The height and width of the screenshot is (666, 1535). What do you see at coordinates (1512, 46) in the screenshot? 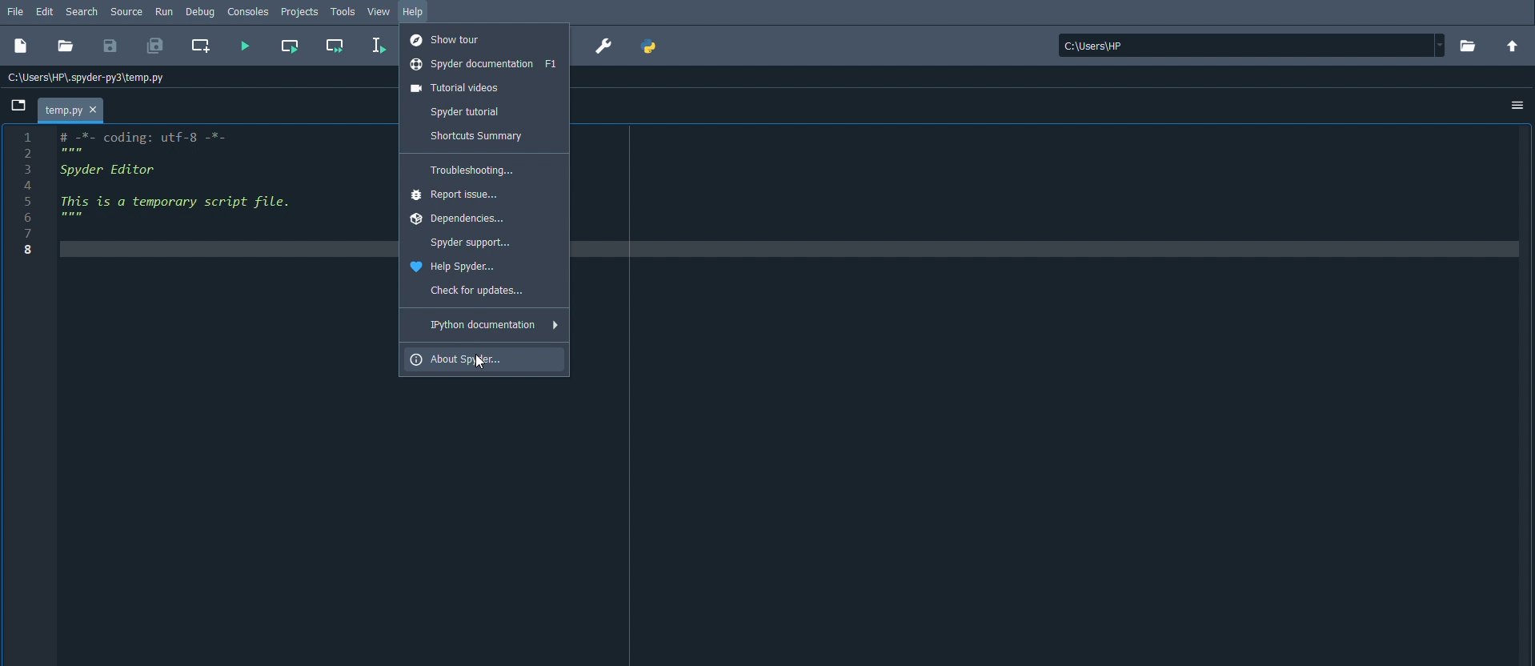
I see `Change to parent directory` at bounding box center [1512, 46].